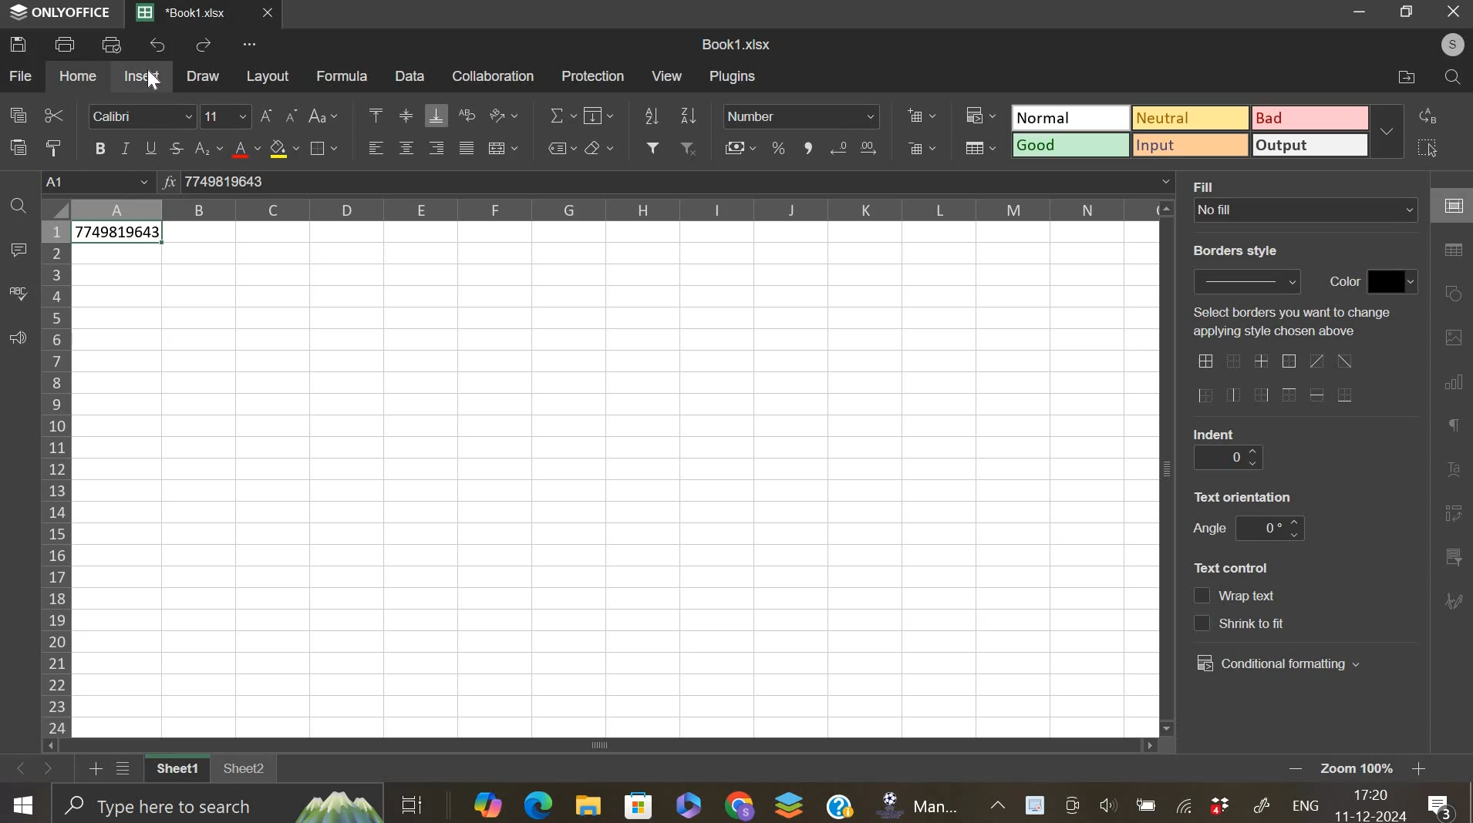 The width and height of the screenshot is (1473, 823). Describe the element at coordinates (1246, 281) in the screenshot. I see `border style` at that location.